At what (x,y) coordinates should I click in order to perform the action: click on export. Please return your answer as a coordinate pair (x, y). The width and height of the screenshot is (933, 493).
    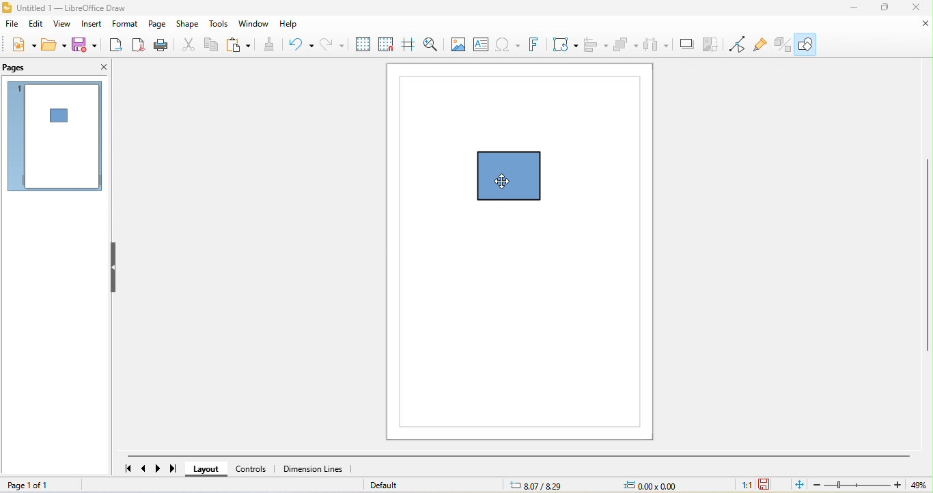
    Looking at the image, I should click on (115, 46).